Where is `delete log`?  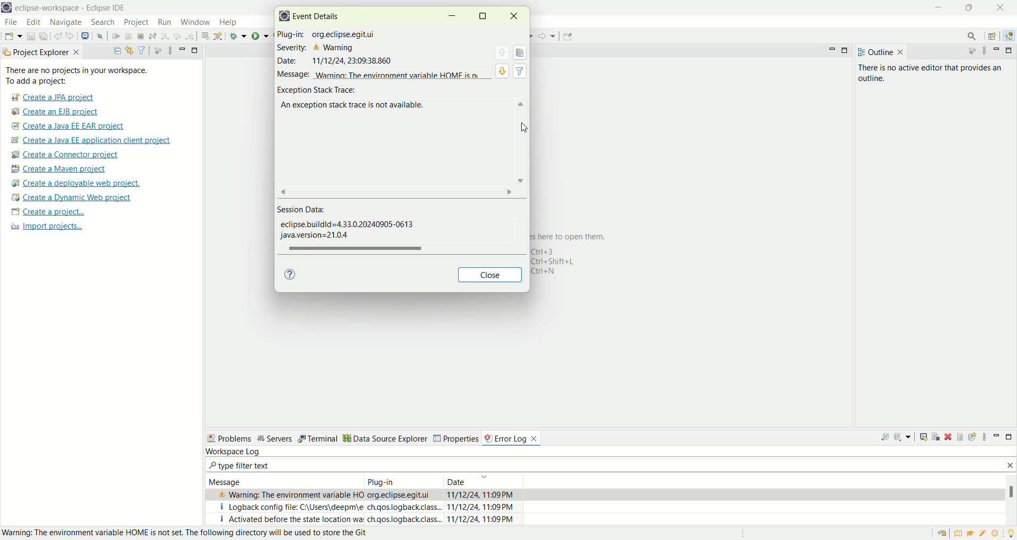 delete log is located at coordinates (949, 437).